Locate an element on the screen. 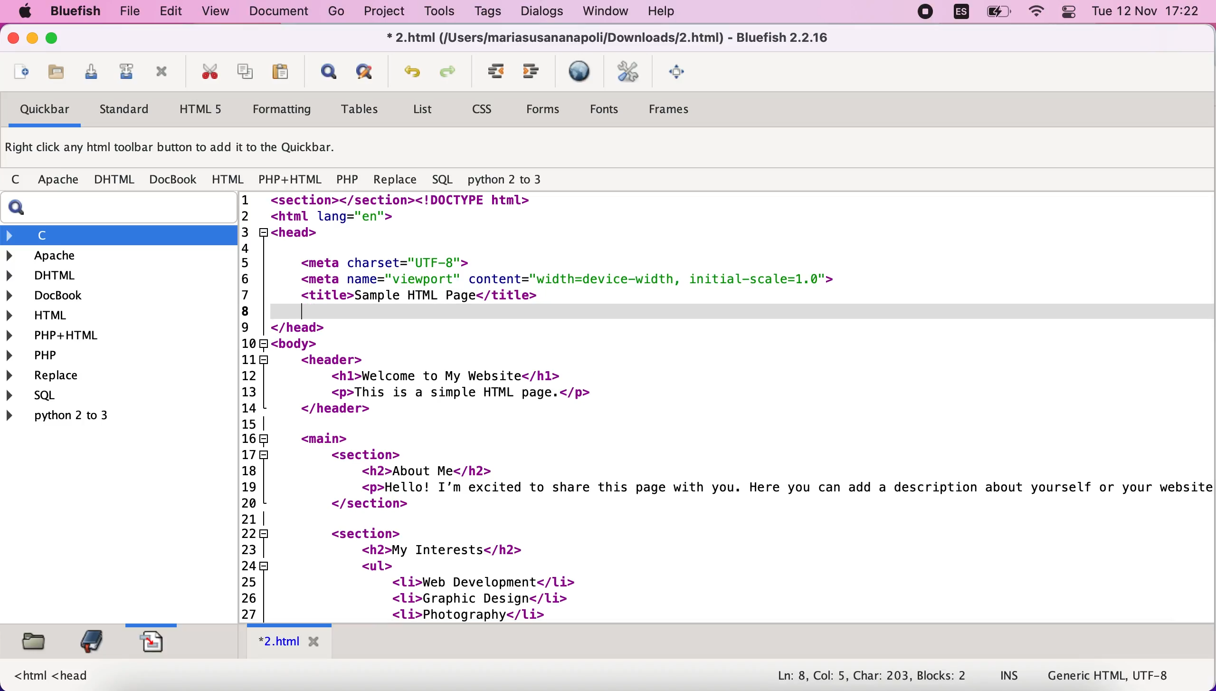 The height and width of the screenshot is (691, 1216). tags is located at coordinates (487, 12).